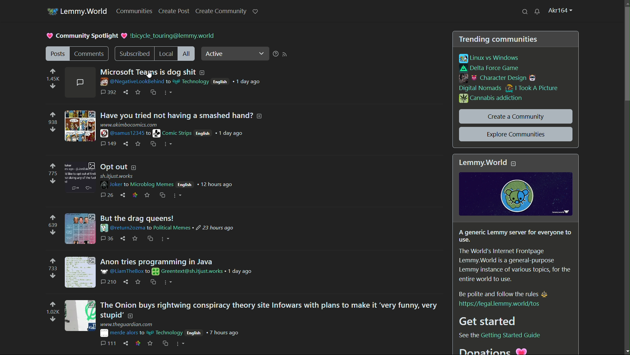 This screenshot has height=355, width=630. Describe the element at coordinates (81, 229) in the screenshot. I see `image` at that location.